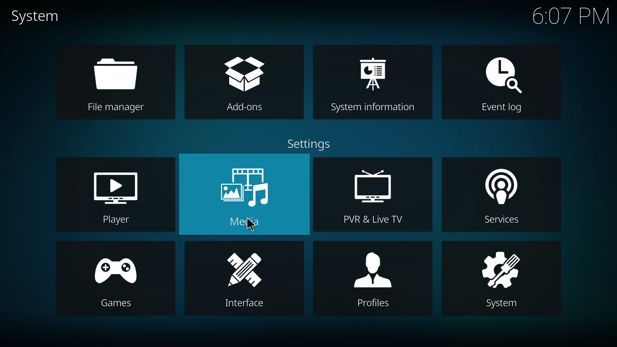  Describe the element at coordinates (115, 74) in the screenshot. I see `file manager` at that location.